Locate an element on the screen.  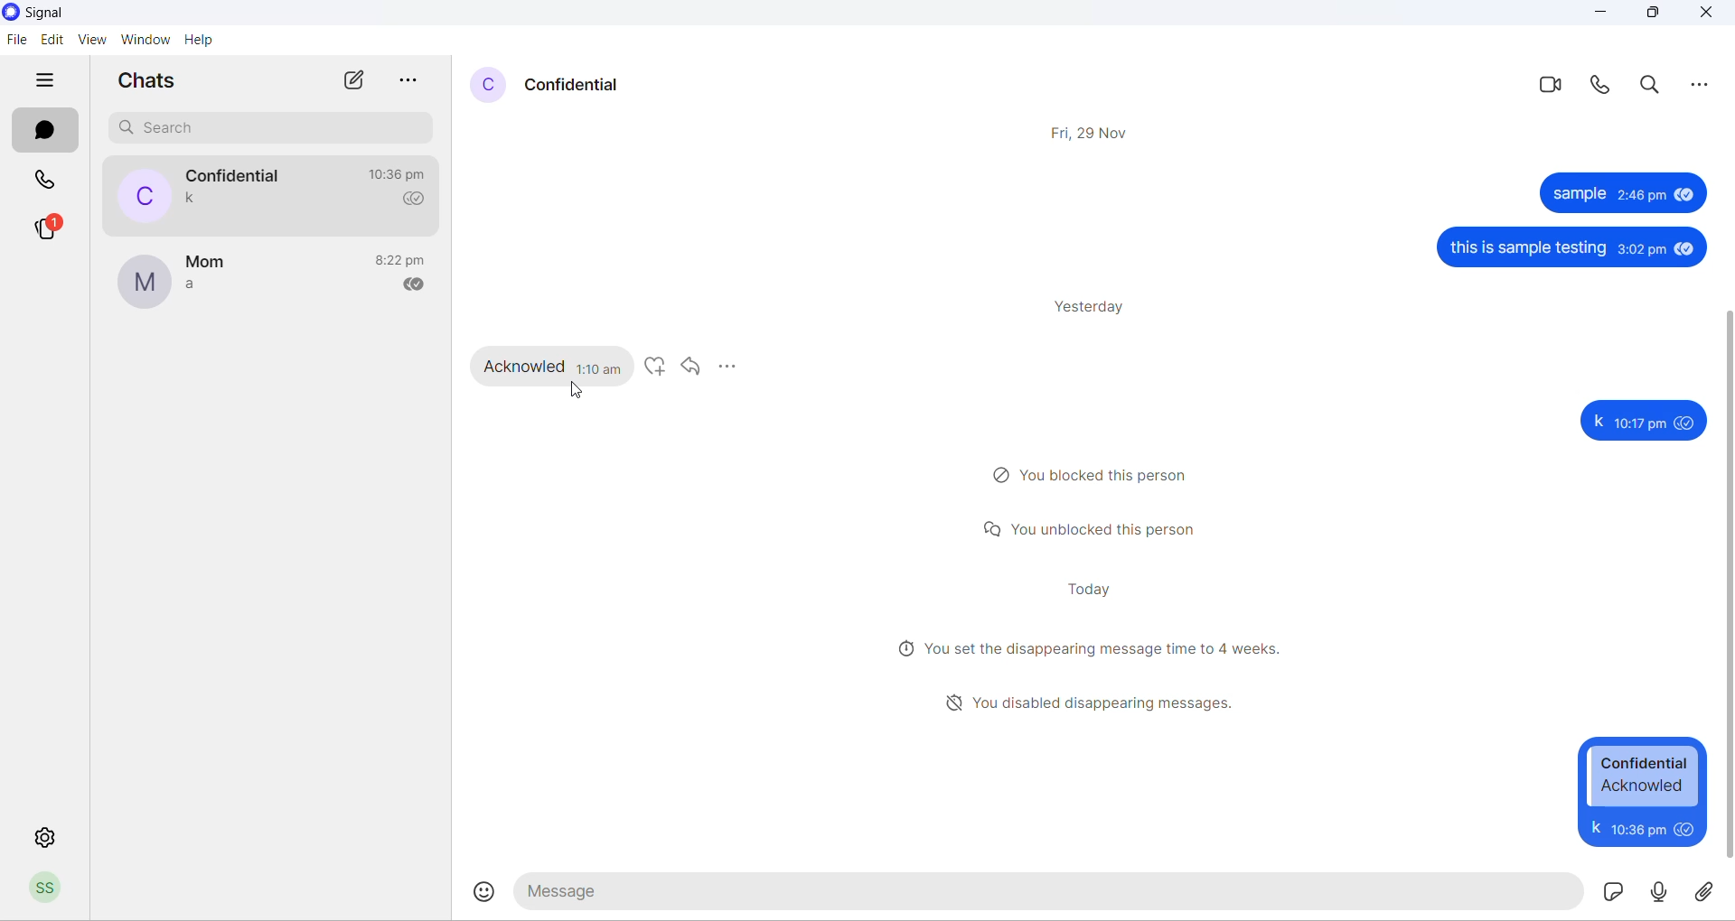
profile picture is located at coordinates (140, 195).